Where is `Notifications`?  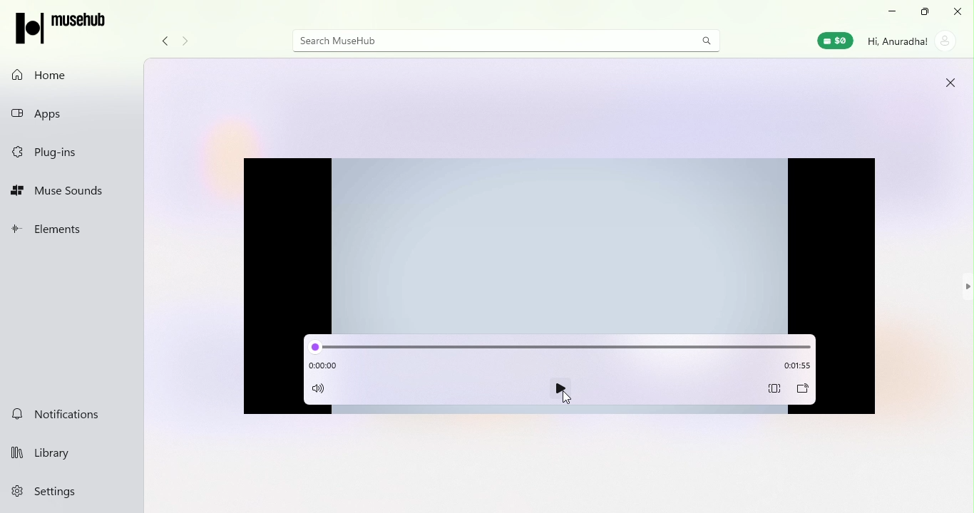
Notifications is located at coordinates (70, 415).